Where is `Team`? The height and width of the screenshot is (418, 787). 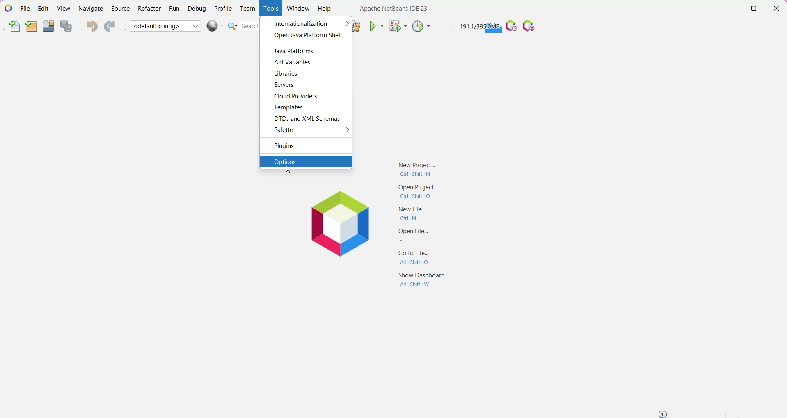
Team is located at coordinates (247, 8).